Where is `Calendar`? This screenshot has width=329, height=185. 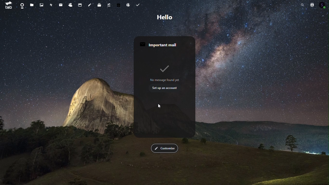 Calendar is located at coordinates (79, 5).